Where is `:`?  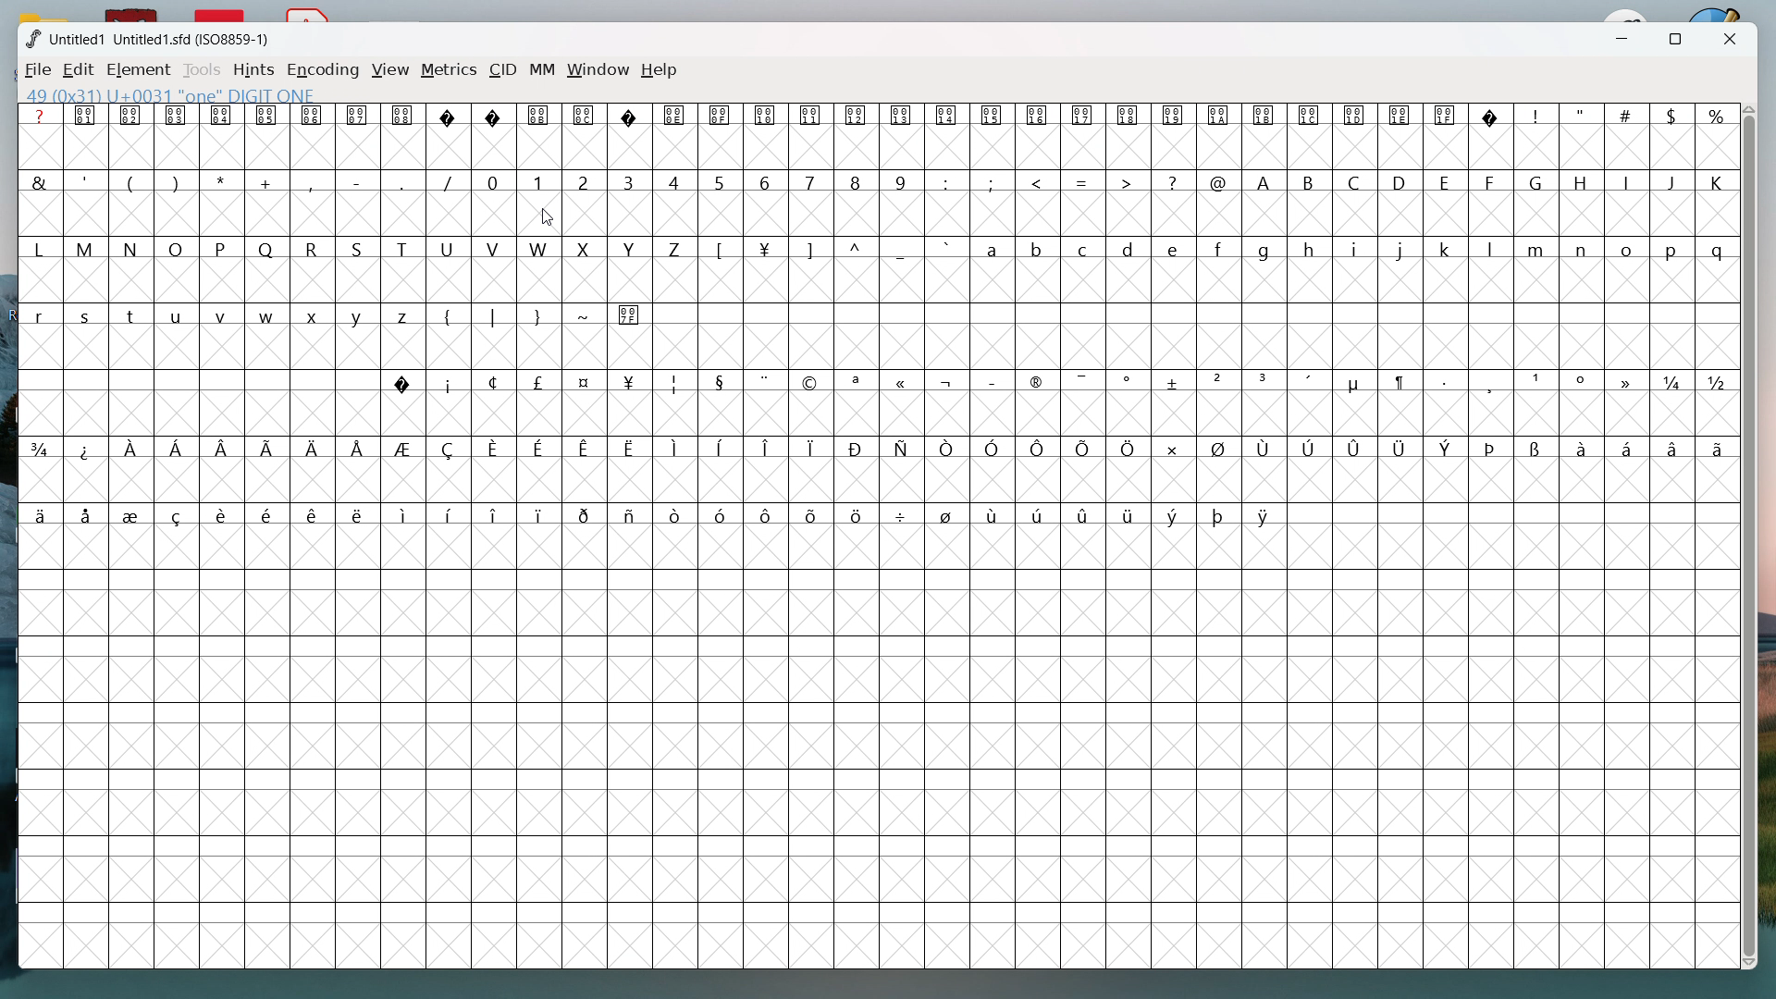 : is located at coordinates (947, 182).